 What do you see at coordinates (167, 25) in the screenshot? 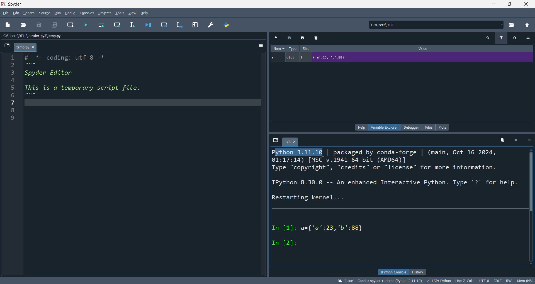
I see `debug cell` at bounding box center [167, 25].